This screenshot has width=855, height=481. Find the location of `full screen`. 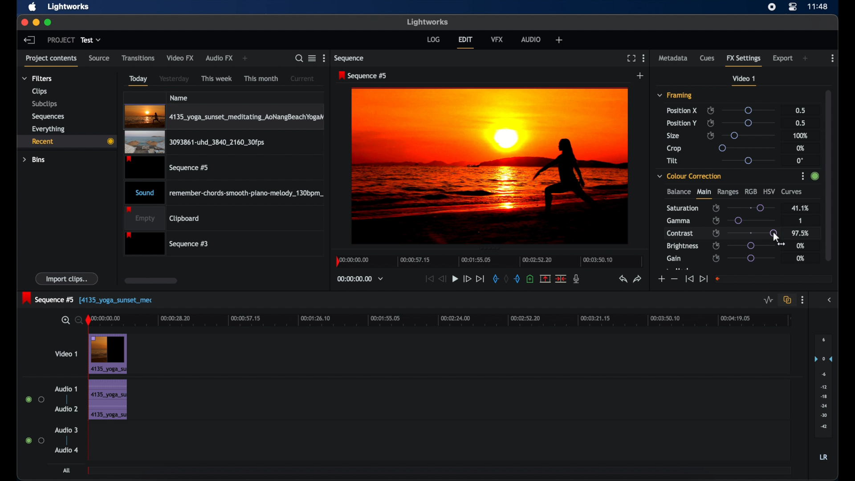

full screen is located at coordinates (631, 58).